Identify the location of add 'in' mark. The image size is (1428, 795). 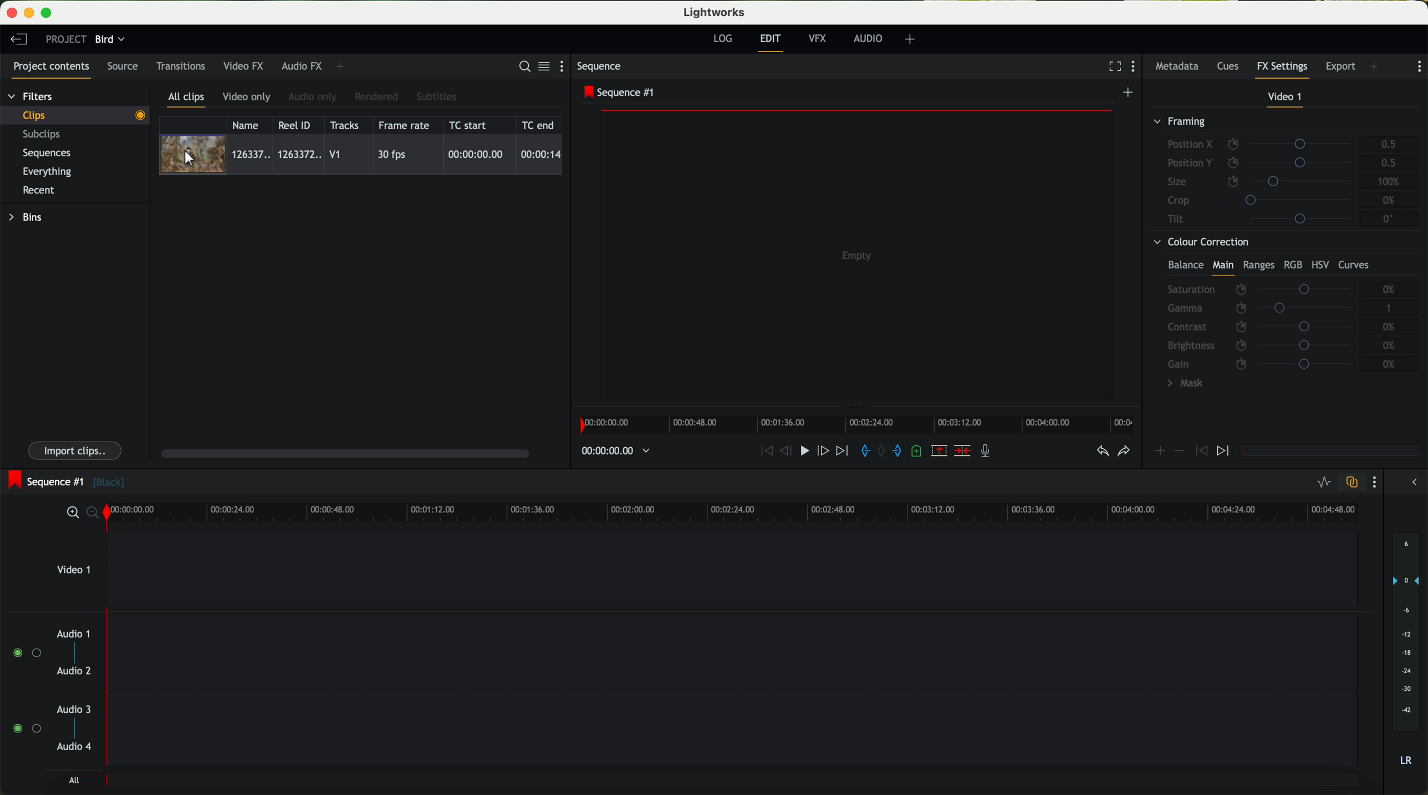
(862, 453).